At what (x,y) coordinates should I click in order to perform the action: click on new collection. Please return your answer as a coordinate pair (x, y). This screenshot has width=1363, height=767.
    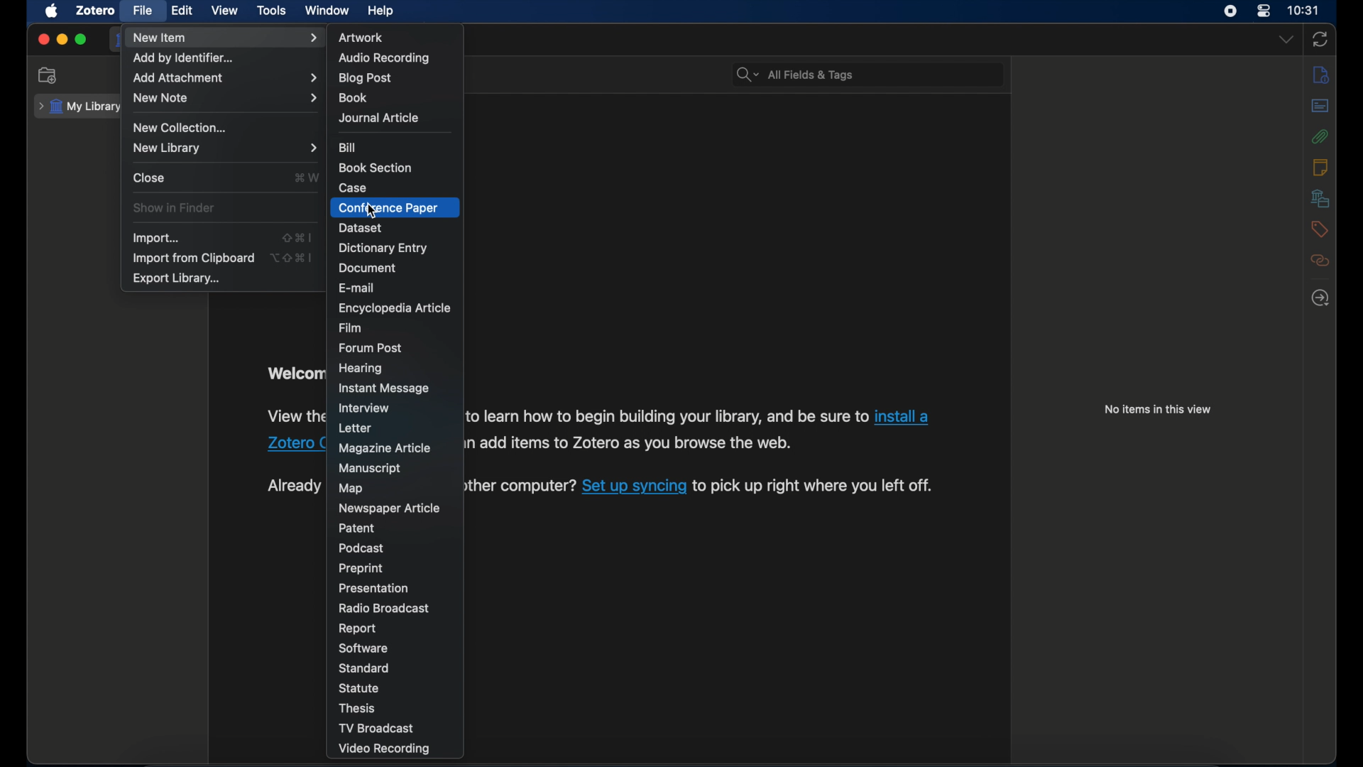
    Looking at the image, I should click on (48, 75).